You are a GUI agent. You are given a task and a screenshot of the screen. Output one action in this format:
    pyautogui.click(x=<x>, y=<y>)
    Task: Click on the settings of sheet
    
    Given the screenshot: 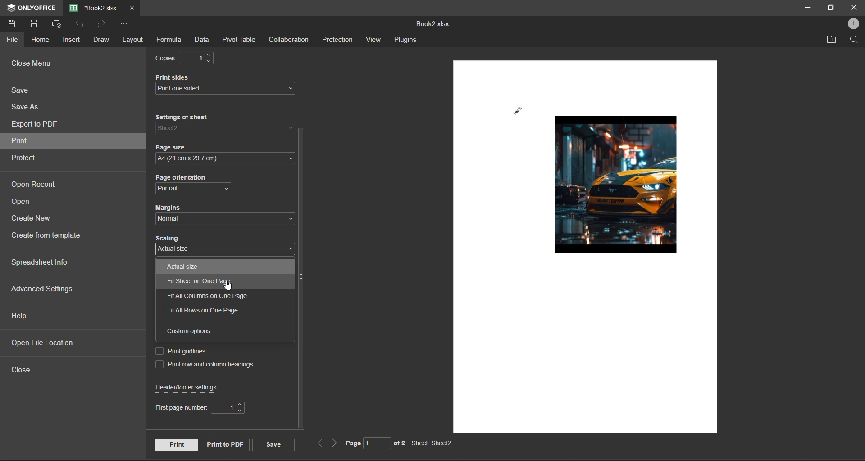 What is the action you would take?
    pyautogui.click(x=191, y=118)
    